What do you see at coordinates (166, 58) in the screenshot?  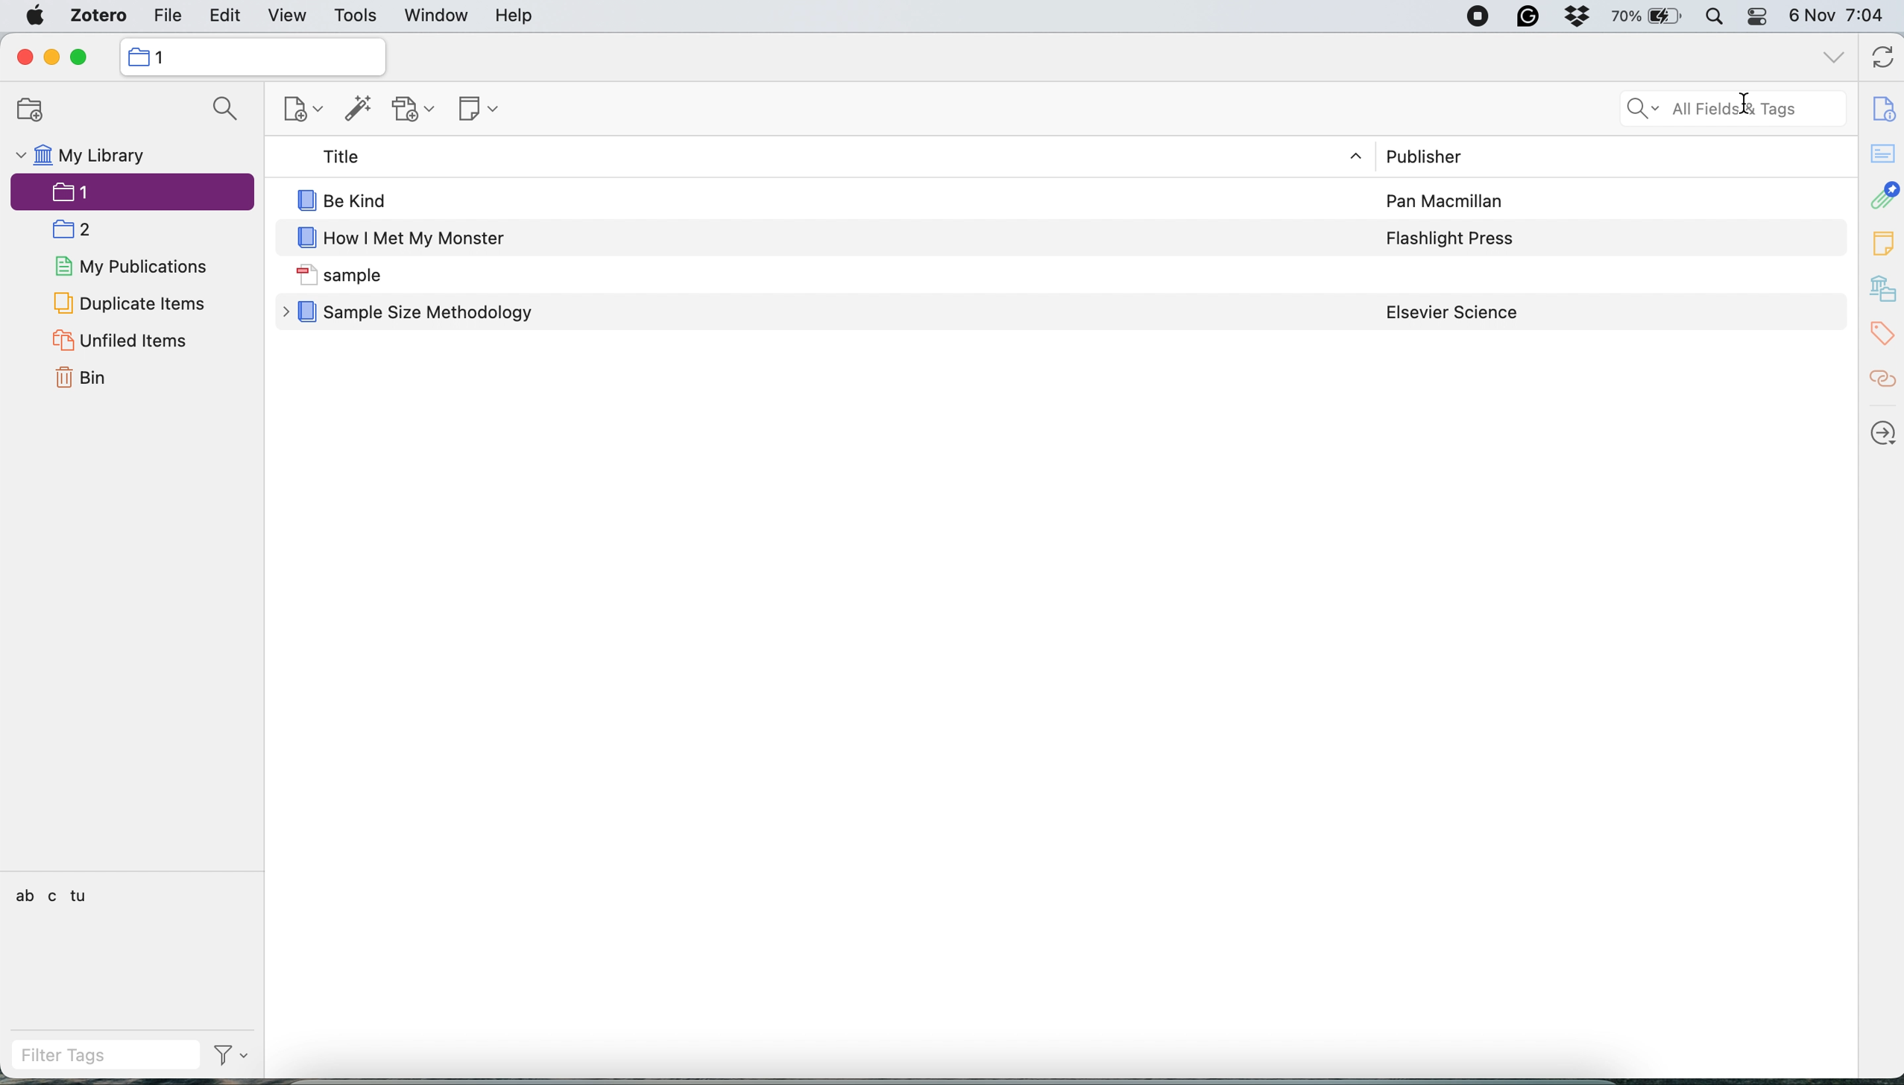 I see `1` at bounding box center [166, 58].